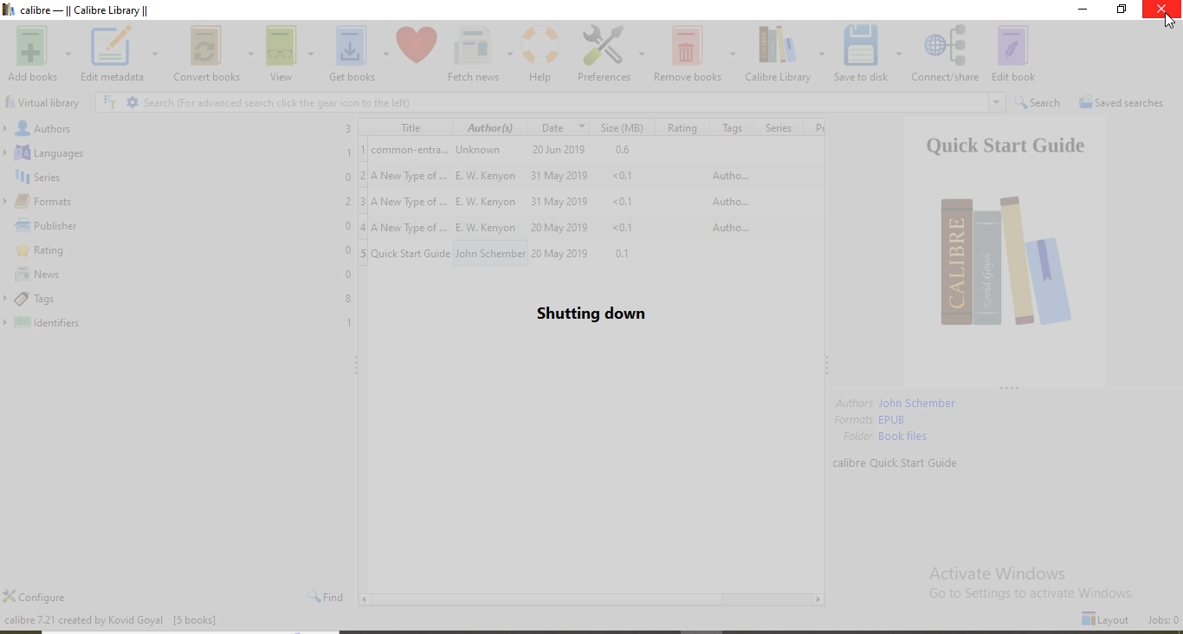 This screenshot has width=1183, height=634. Describe the element at coordinates (680, 127) in the screenshot. I see `Rating` at that location.